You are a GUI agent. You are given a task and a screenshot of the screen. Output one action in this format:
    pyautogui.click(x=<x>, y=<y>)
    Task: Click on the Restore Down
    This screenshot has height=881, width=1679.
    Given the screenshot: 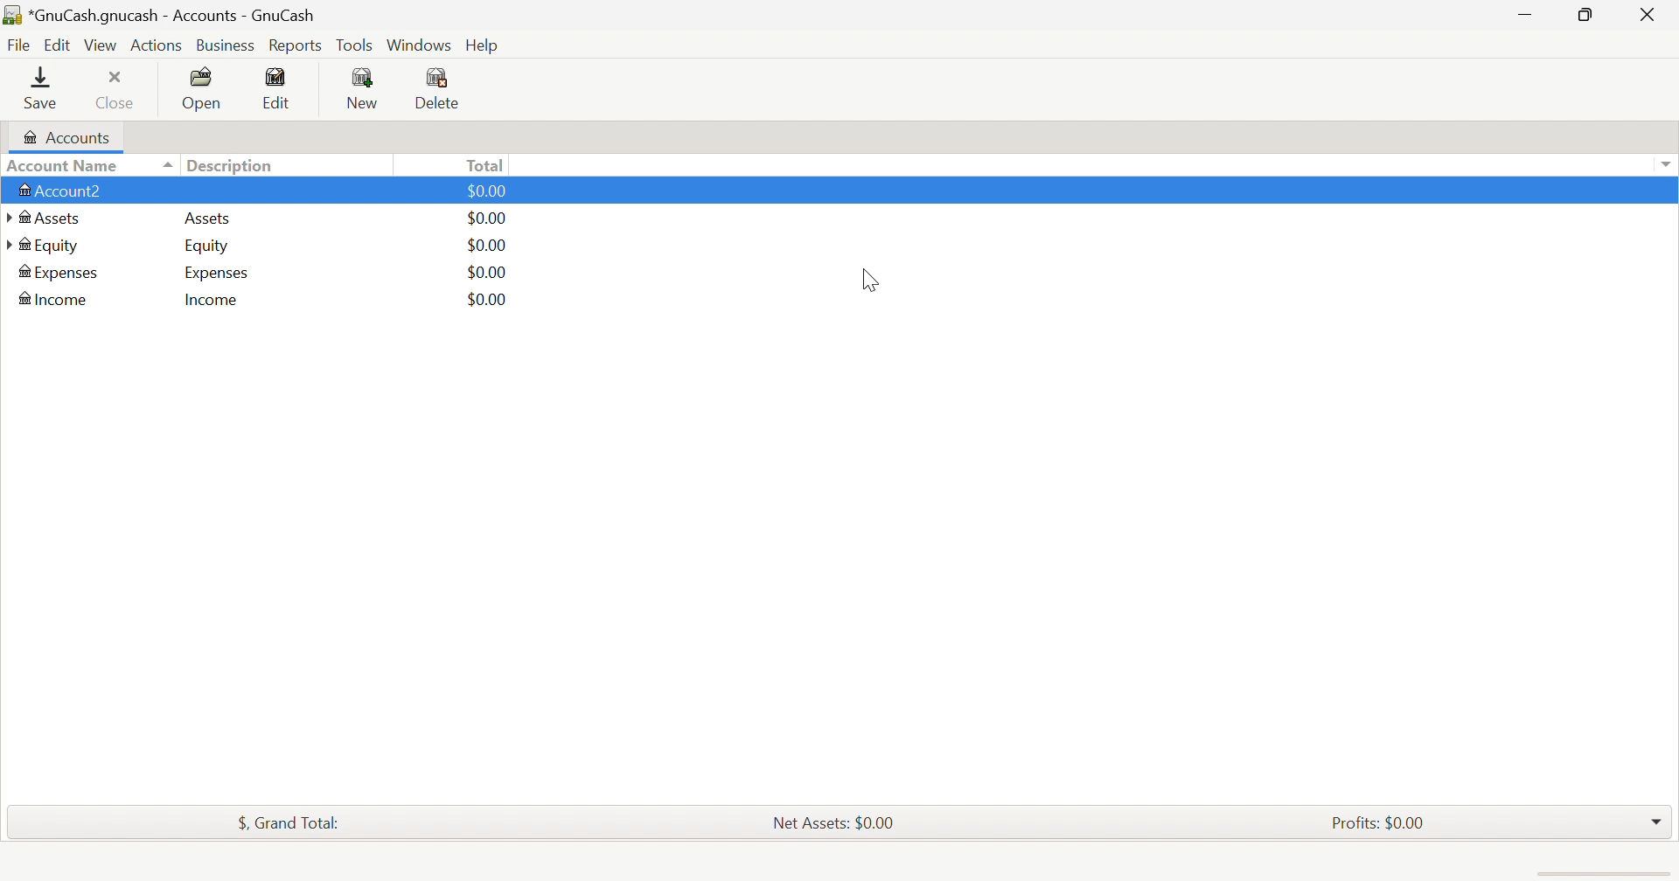 What is the action you would take?
    pyautogui.click(x=1586, y=15)
    